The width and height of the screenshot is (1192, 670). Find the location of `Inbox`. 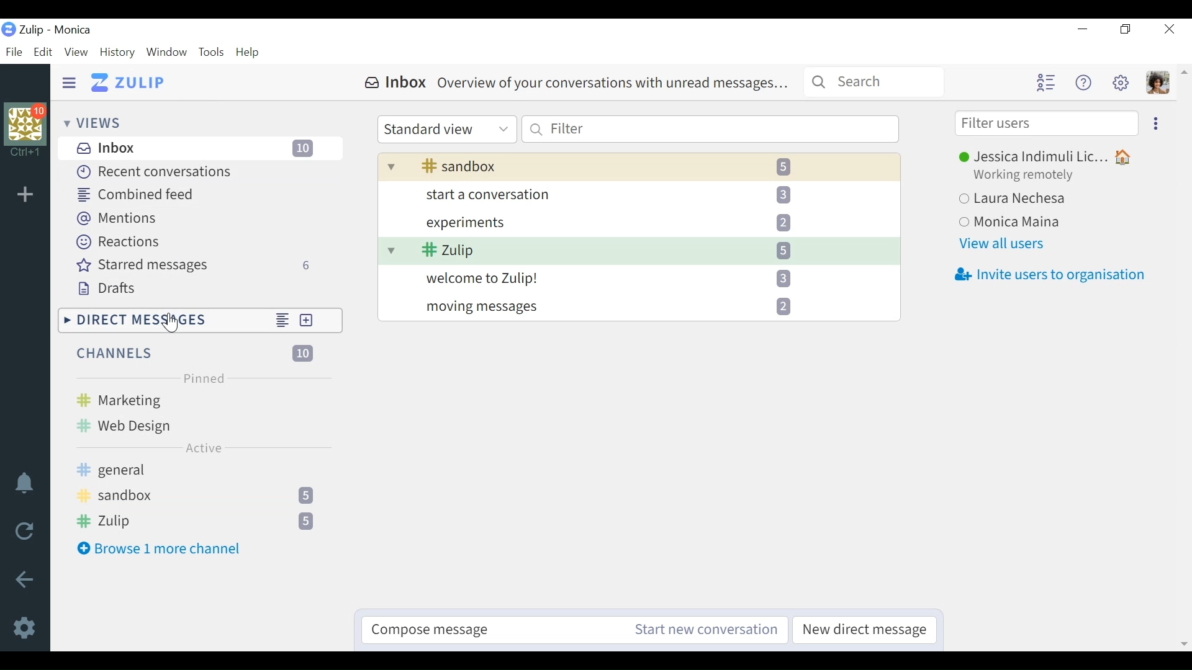

Inbox is located at coordinates (574, 83).